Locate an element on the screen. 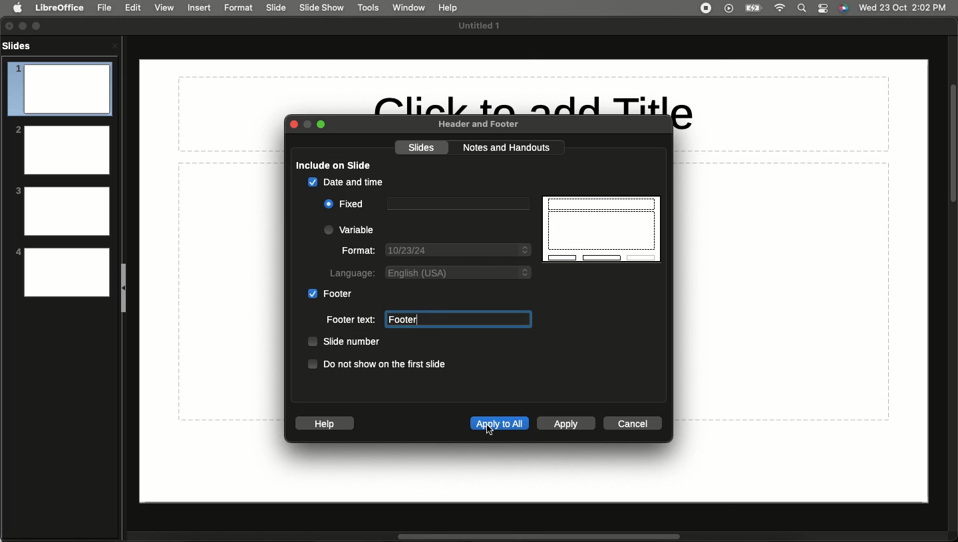 The width and height of the screenshot is (958, 542). Minimize is located at coordinates (26, 26).